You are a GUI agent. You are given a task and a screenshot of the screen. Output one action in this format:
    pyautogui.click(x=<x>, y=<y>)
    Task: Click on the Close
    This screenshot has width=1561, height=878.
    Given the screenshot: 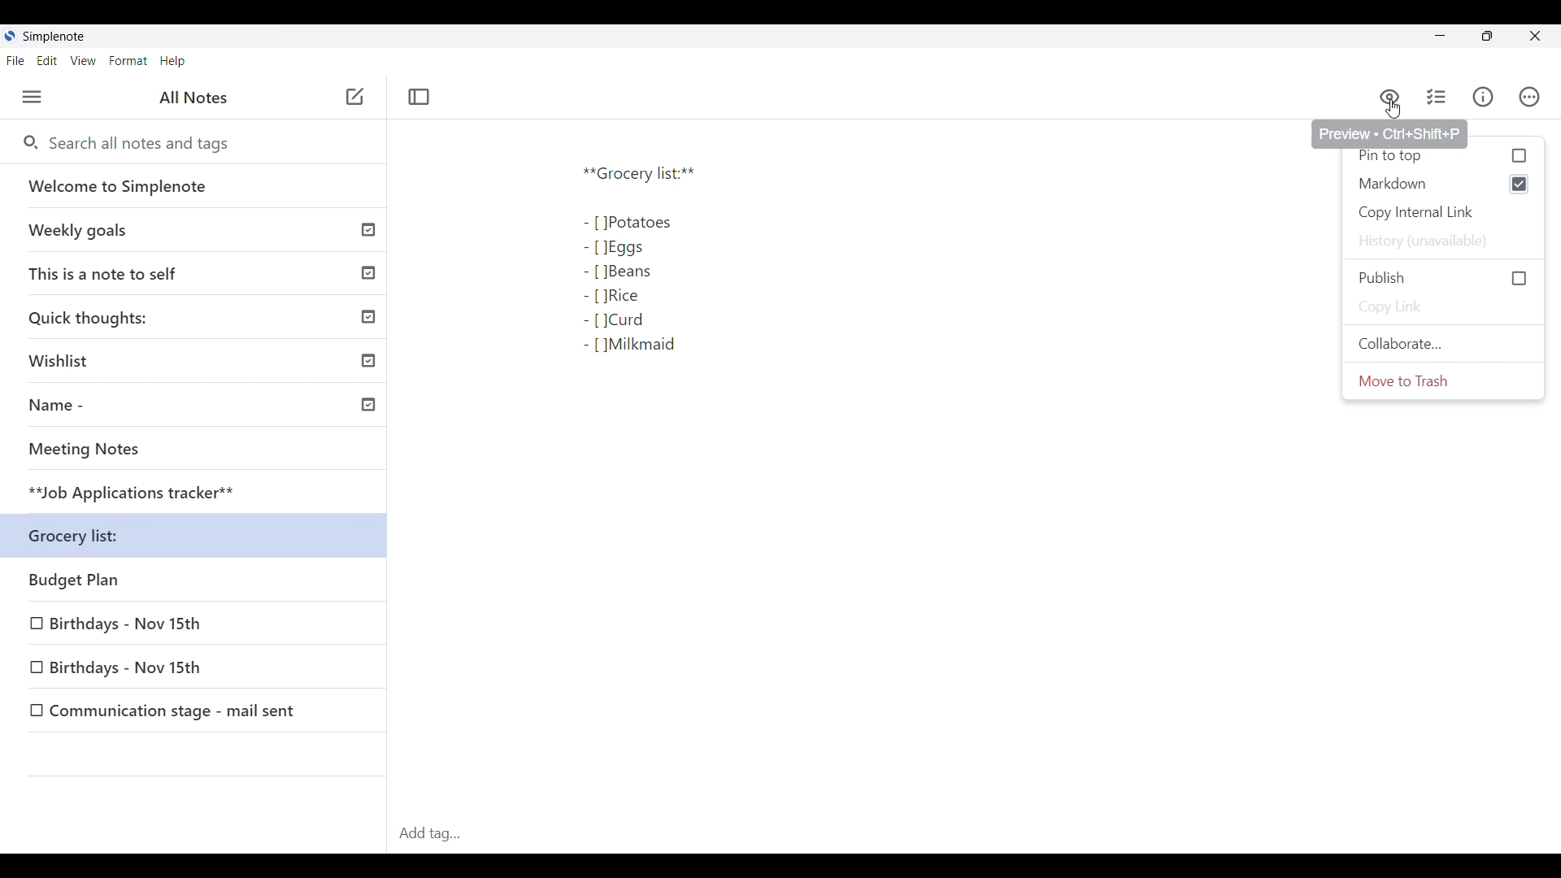 What is the action you would take?
    pyautogui.click(x=1534, y=36)
    